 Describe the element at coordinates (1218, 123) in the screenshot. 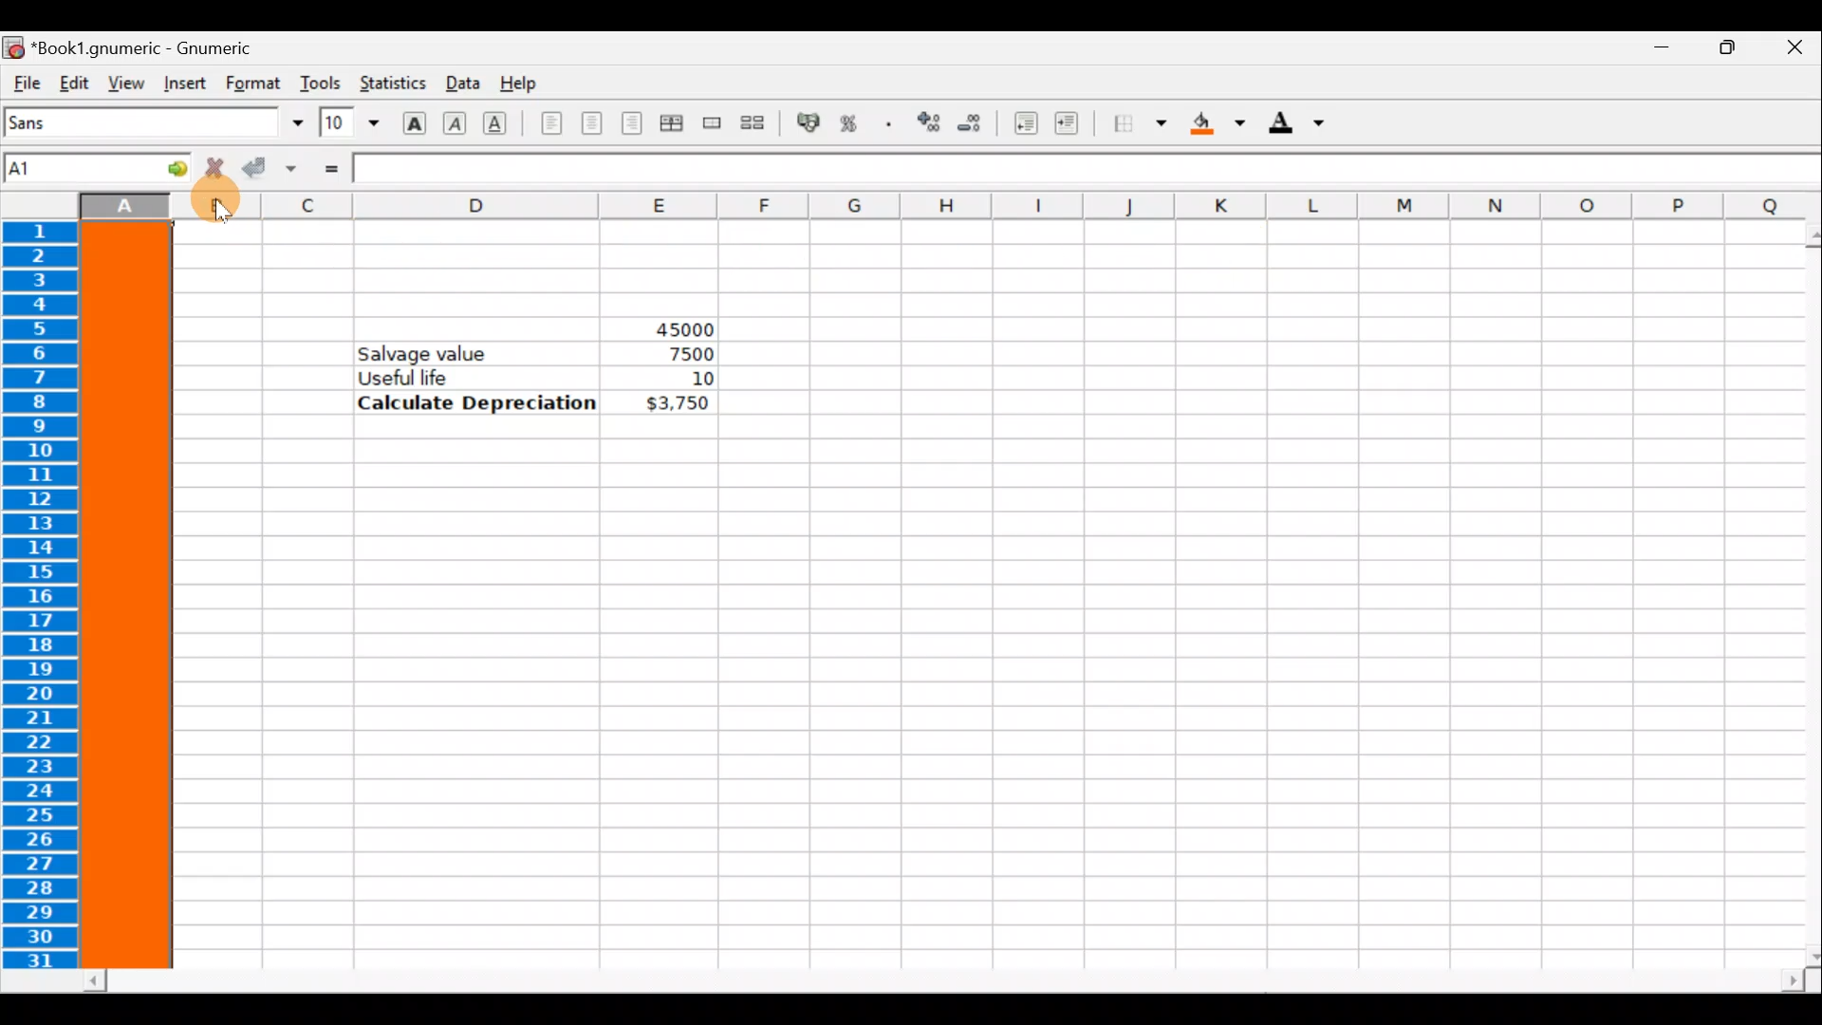

I see `Background` at that location.